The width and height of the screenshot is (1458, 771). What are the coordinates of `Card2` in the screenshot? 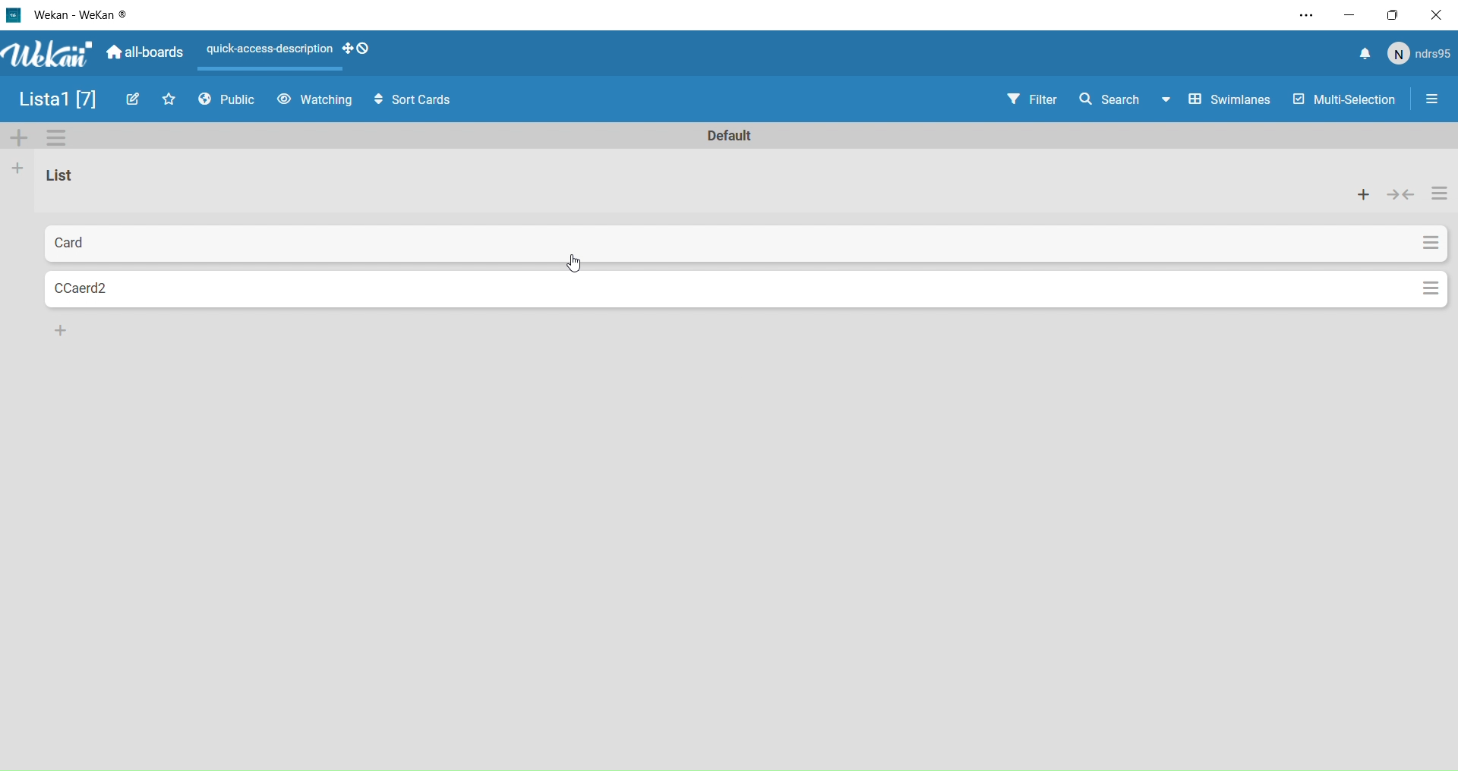 It's located at (595, 292).